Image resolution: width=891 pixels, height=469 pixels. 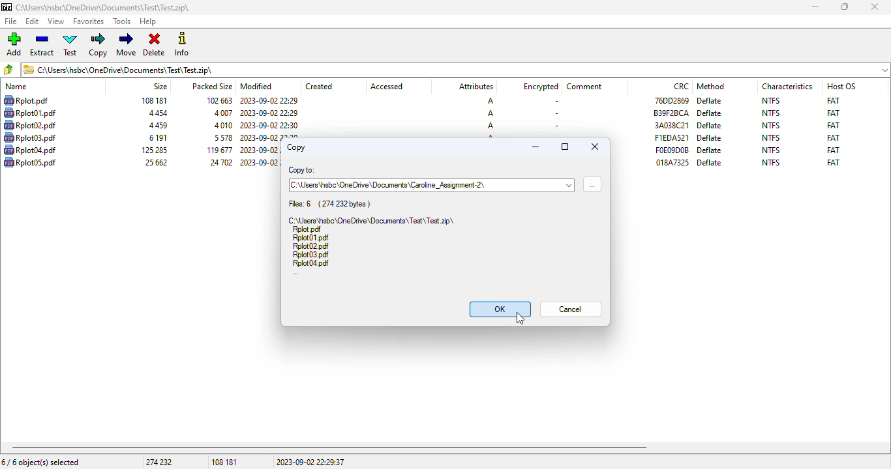 What do you see at coordinates (159, 462) in the screenshot?
I see `274 232` at bounding box center [159, 462].